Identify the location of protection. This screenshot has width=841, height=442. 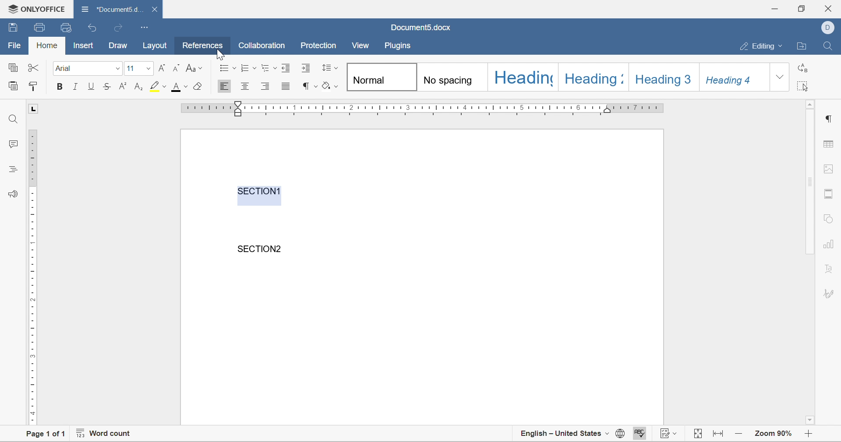
(318, 45).